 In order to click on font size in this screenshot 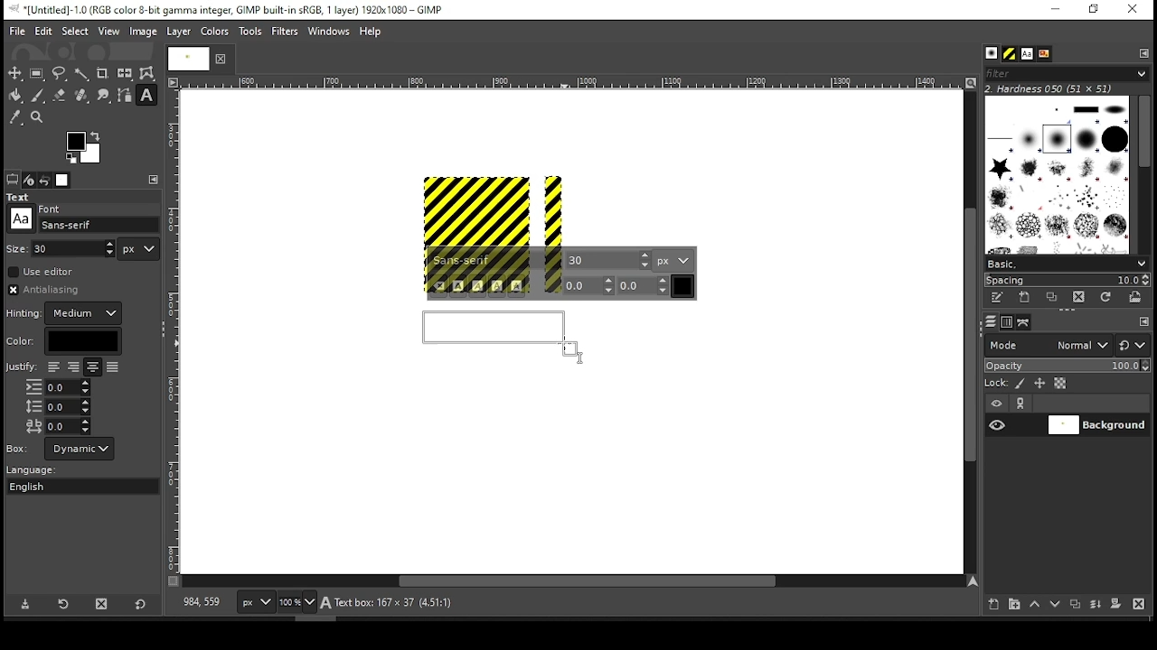, I will do `click(75, 248)`.